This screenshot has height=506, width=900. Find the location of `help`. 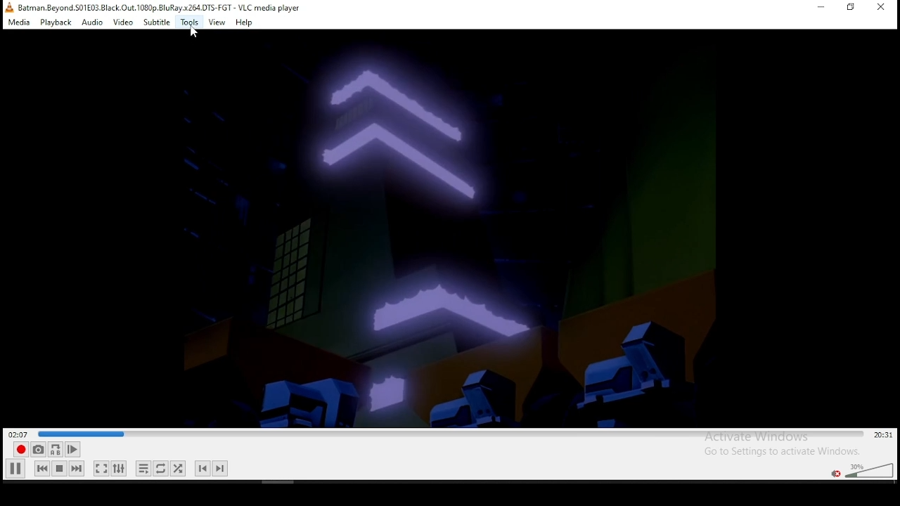

help is located at coordinates (244, 22).